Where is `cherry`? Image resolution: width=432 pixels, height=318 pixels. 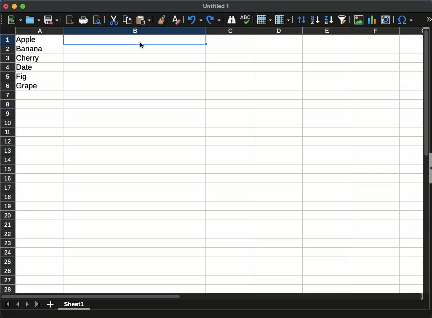 cherry is located at coordinates (28, 58).